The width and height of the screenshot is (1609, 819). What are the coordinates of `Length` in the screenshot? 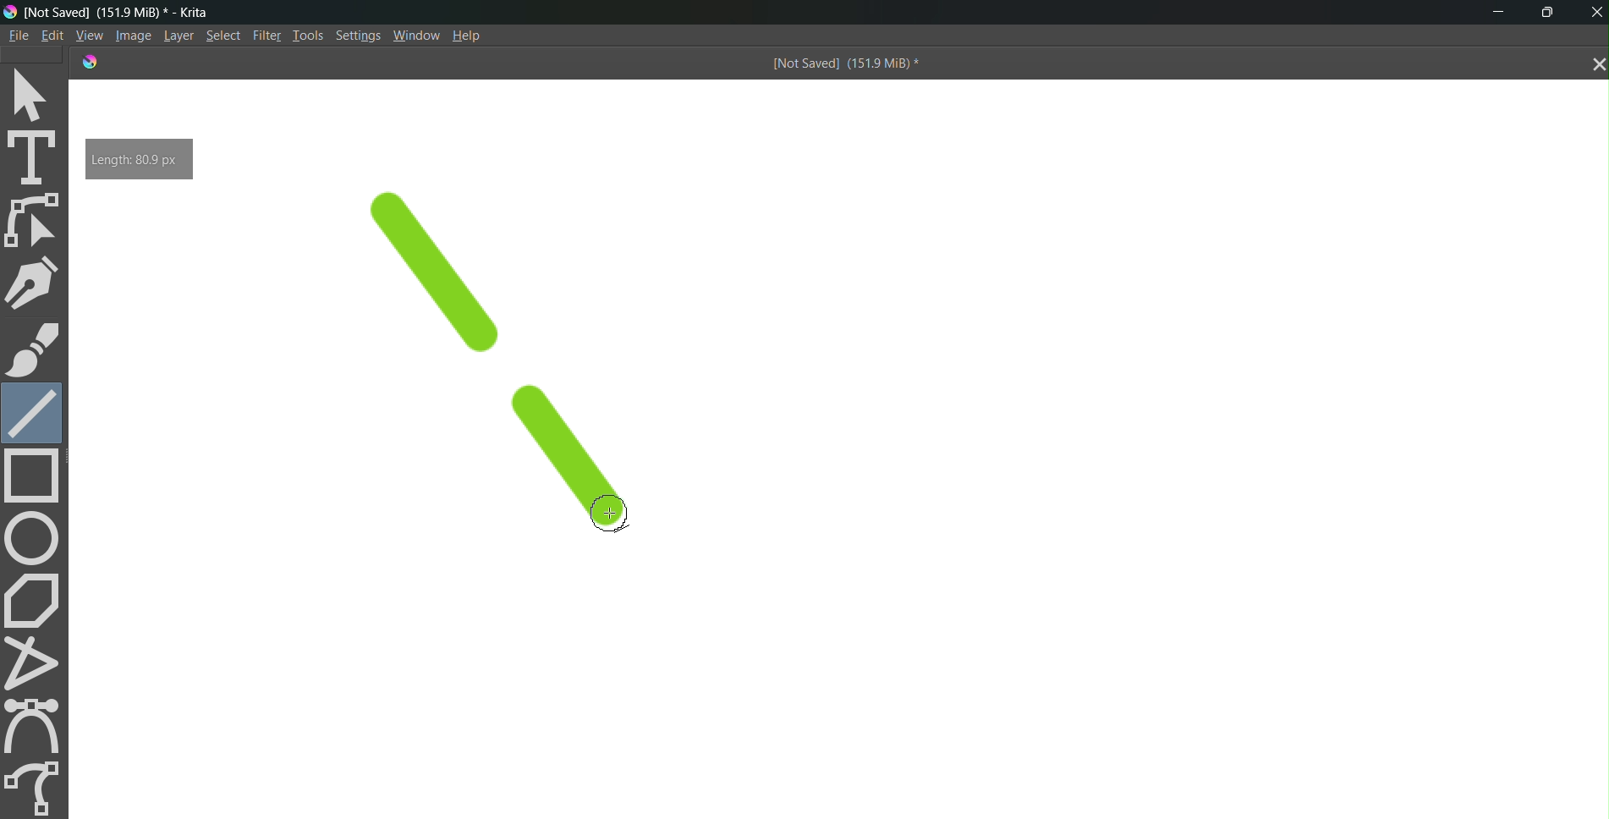 It's located at (148, 160).